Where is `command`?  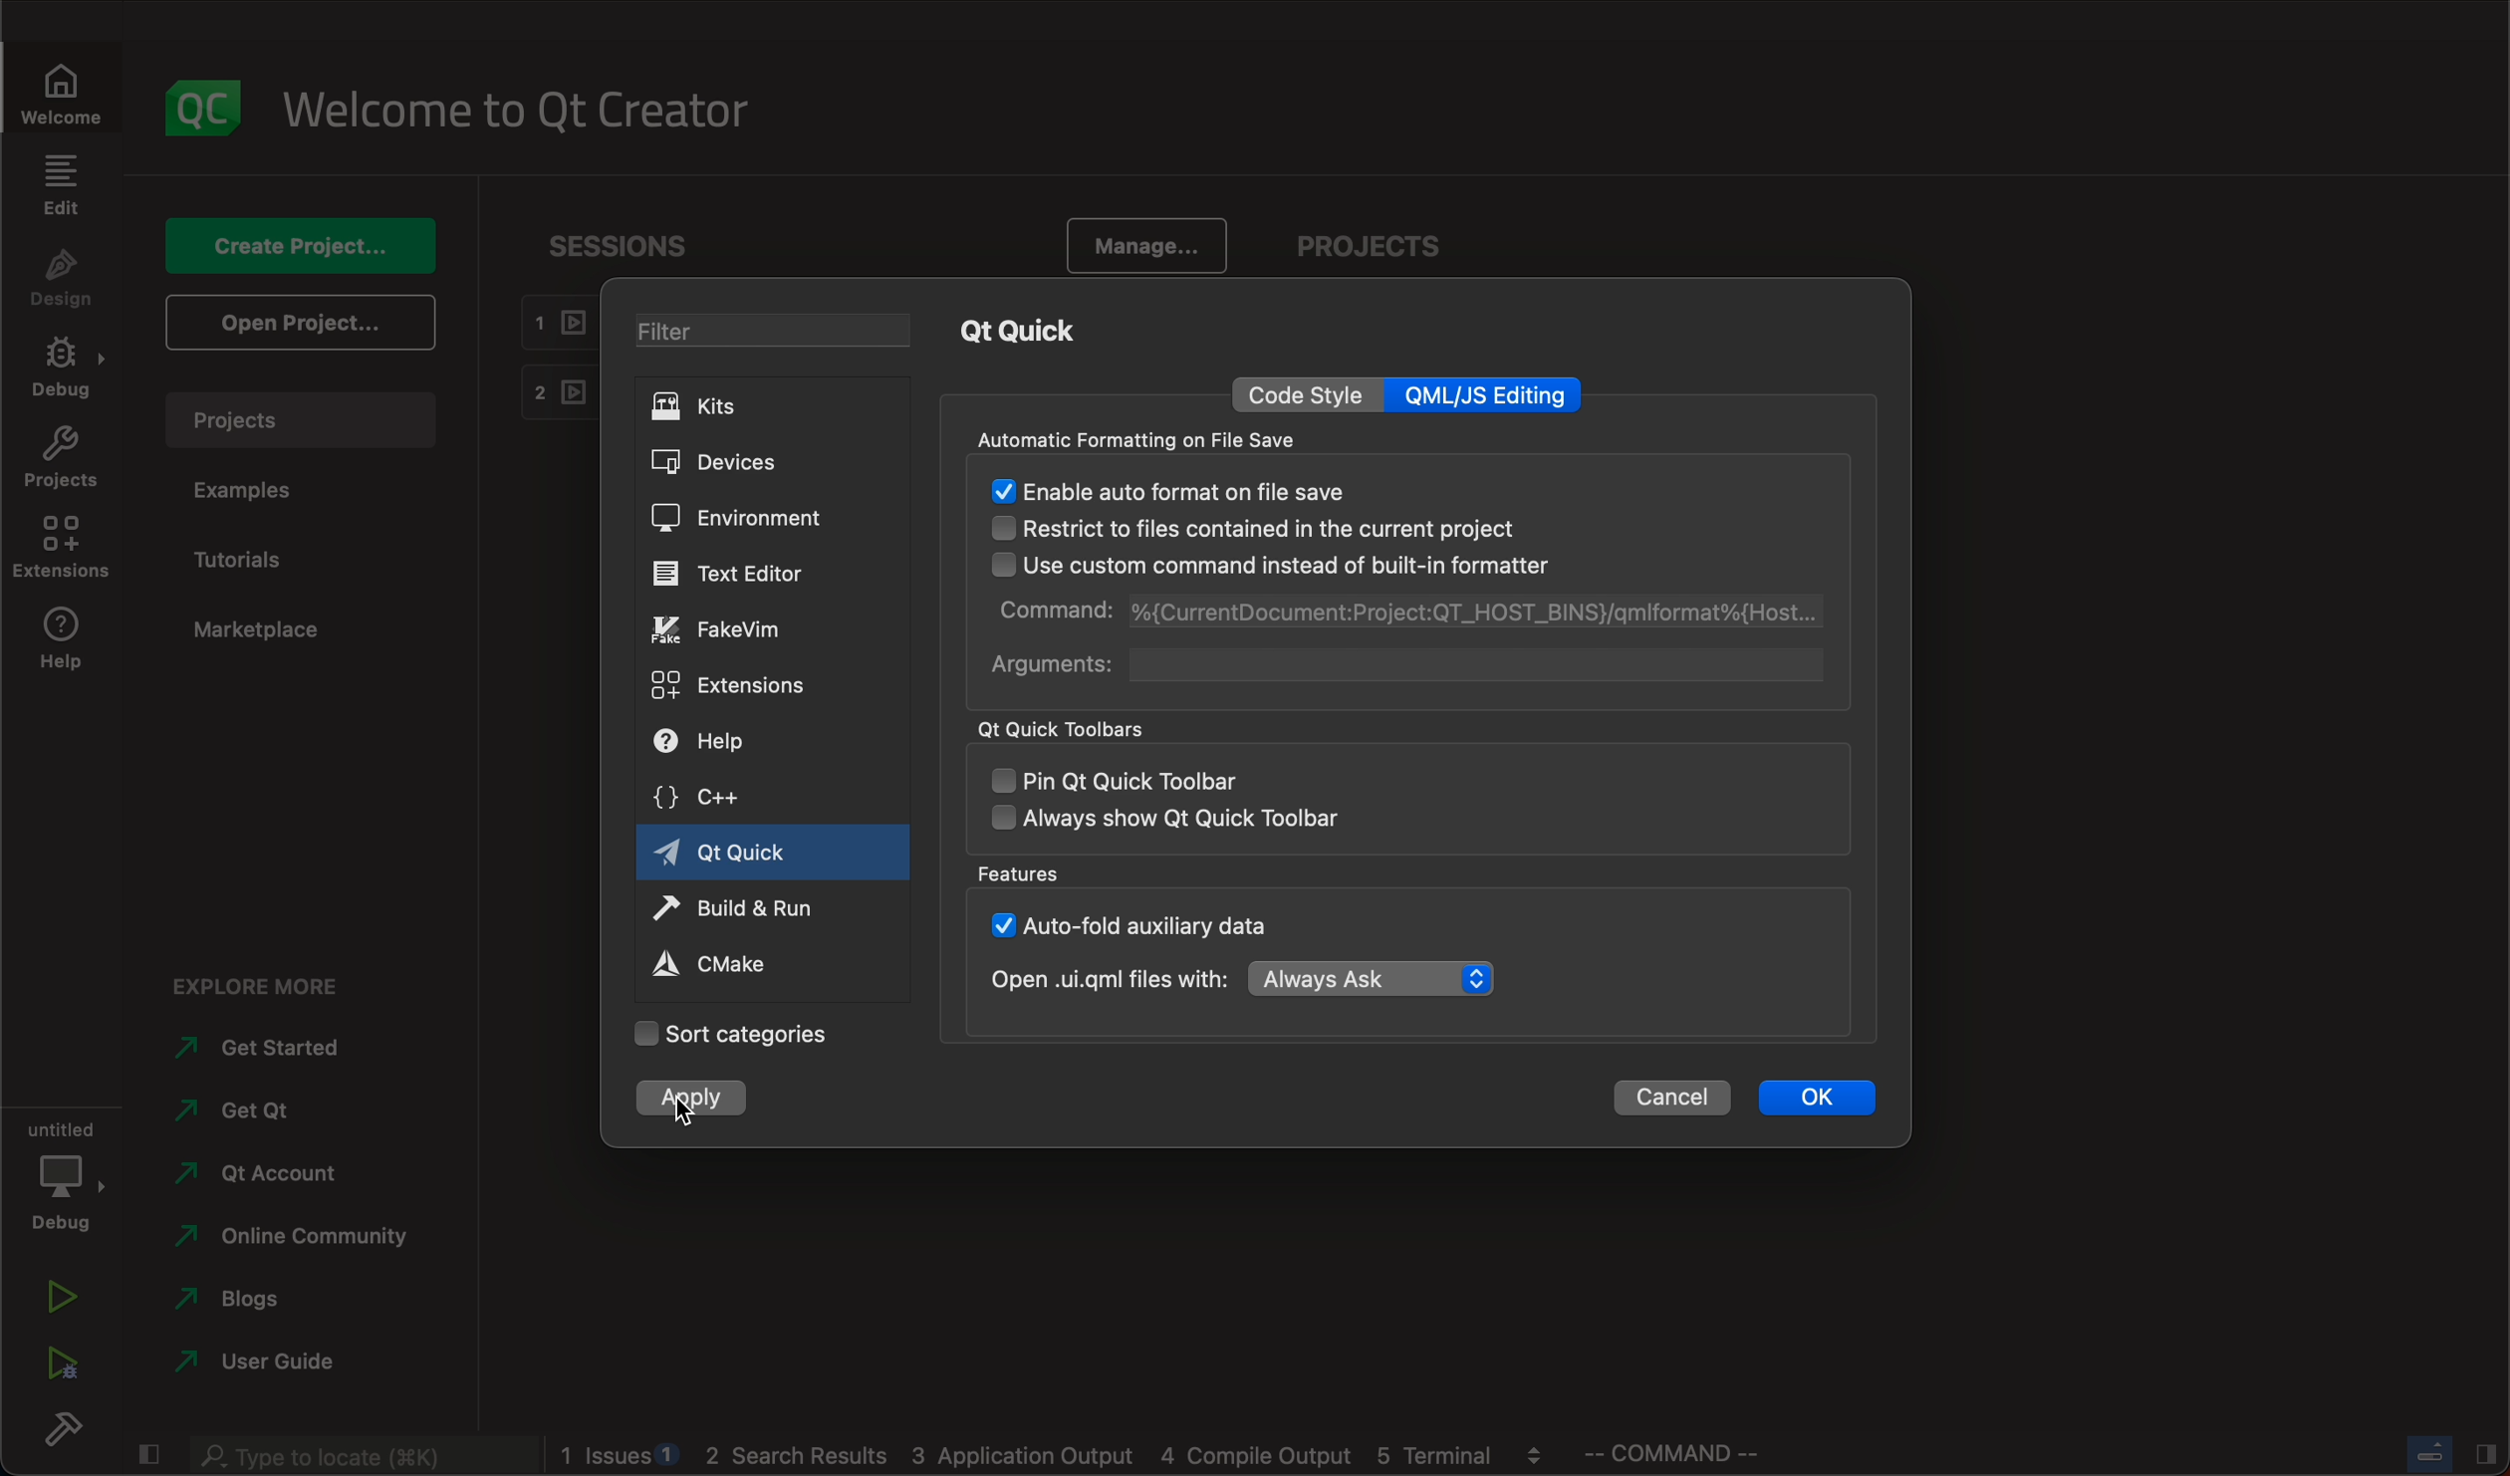
command is located at coordinates (1693, 1454).